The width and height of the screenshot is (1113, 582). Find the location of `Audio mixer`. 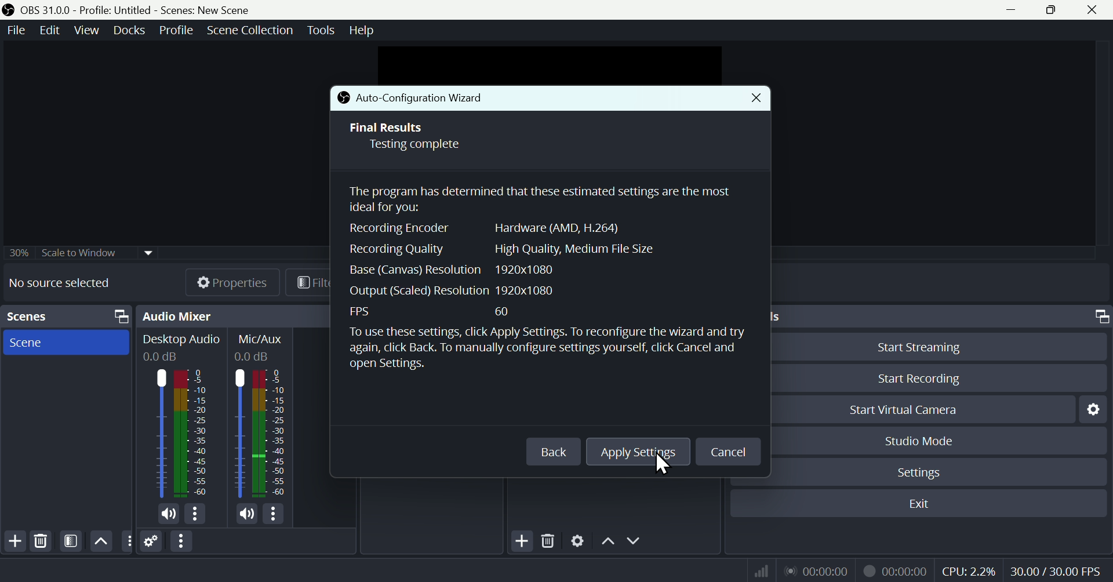

Audio mixer is located at coordinates (181, 417).